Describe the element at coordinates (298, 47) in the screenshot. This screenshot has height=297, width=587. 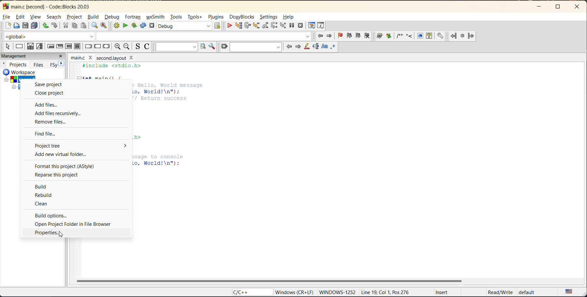
I see `next` at that location.